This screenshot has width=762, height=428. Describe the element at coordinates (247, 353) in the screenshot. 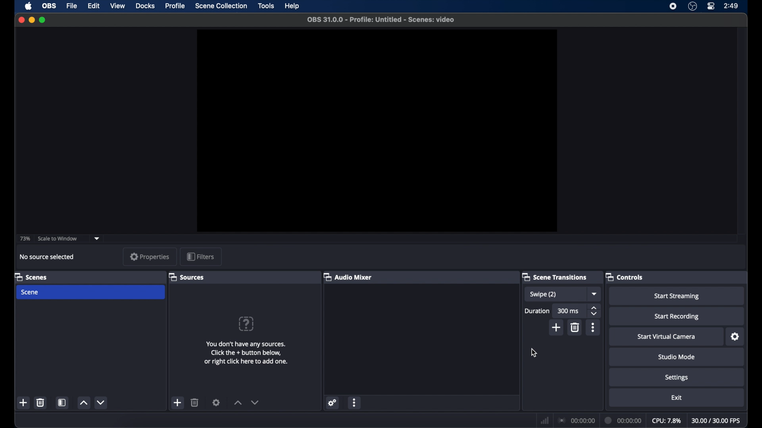

I see `info` at that location.